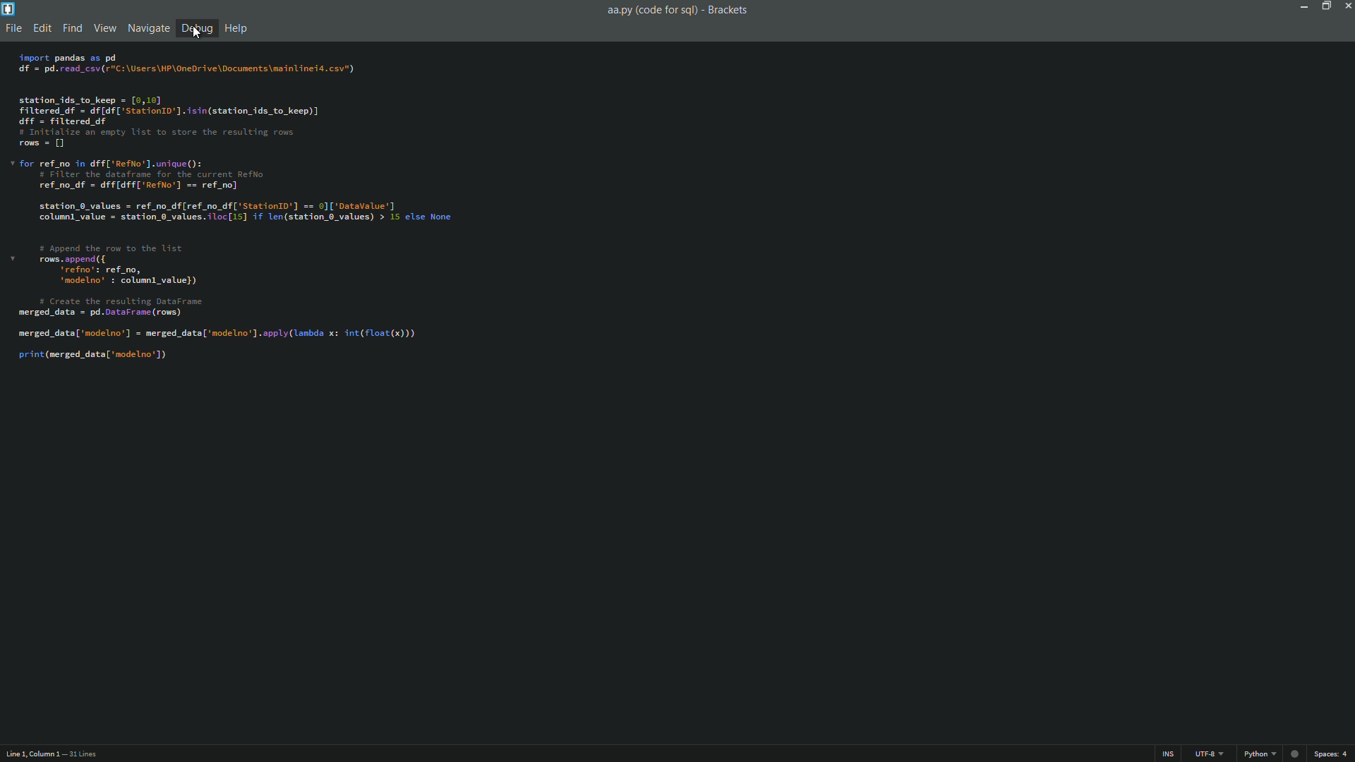  I want to click on aa.py(code for sql), so click(651, 9).